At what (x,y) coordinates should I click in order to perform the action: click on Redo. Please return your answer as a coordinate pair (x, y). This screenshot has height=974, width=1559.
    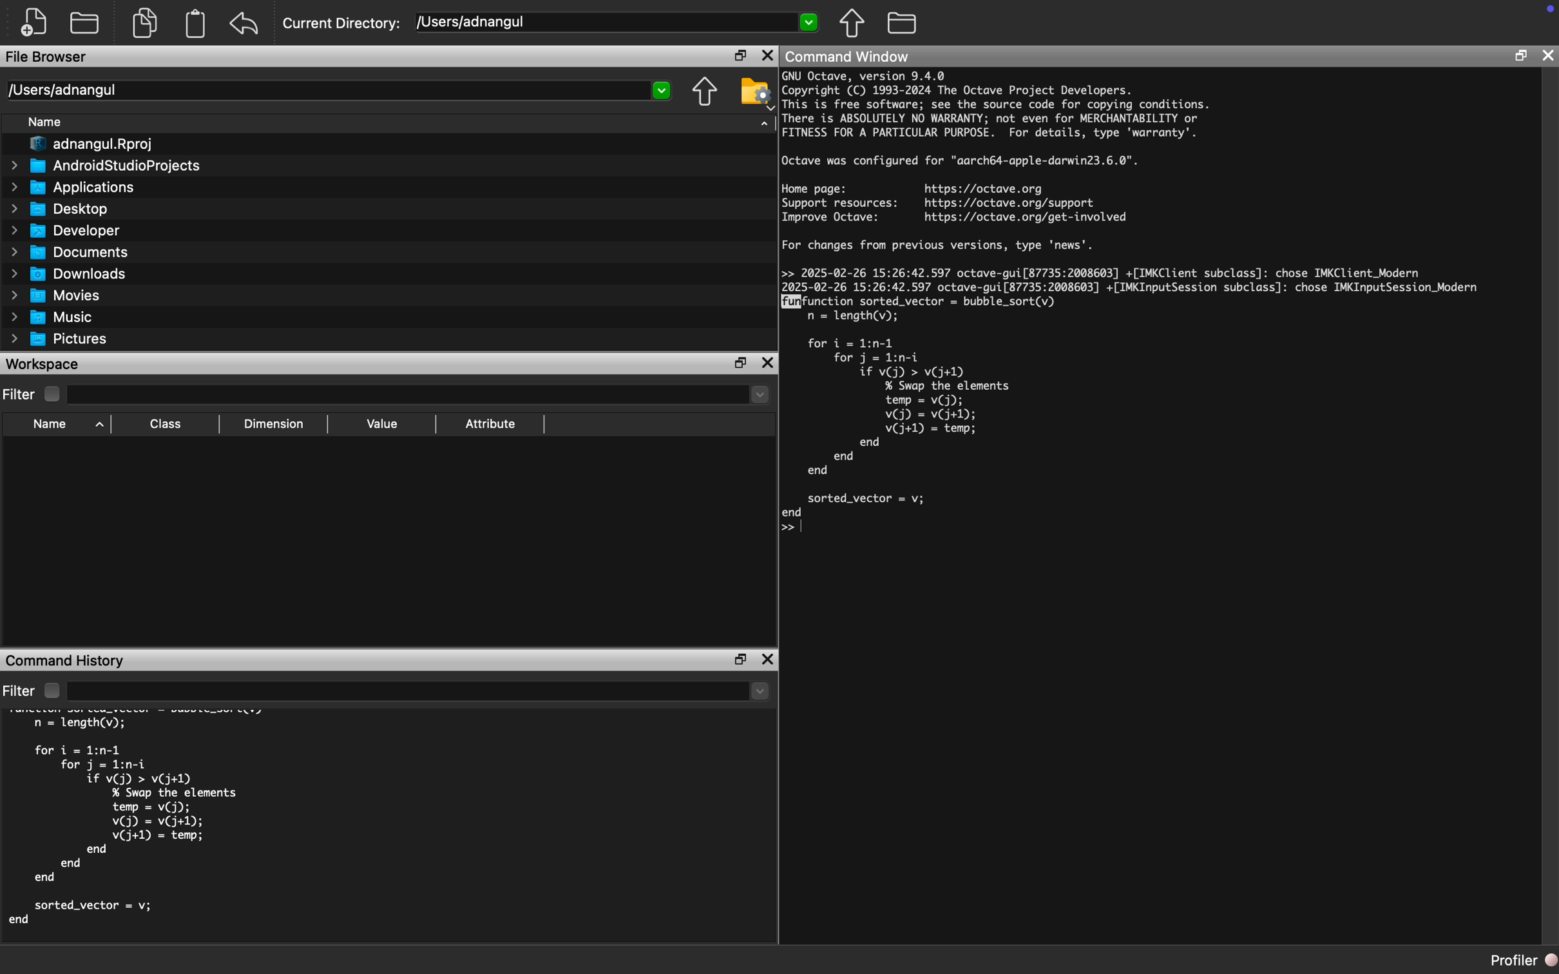
    Looking at the image, I should click on (245, 24).